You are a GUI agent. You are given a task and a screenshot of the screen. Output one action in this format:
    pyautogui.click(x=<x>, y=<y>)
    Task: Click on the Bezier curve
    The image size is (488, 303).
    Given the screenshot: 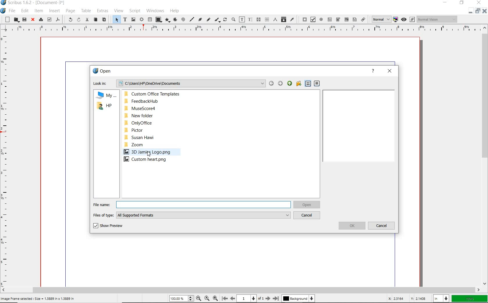 What is the action you would take?
    pyautogui.click(x=200, y=19)
    